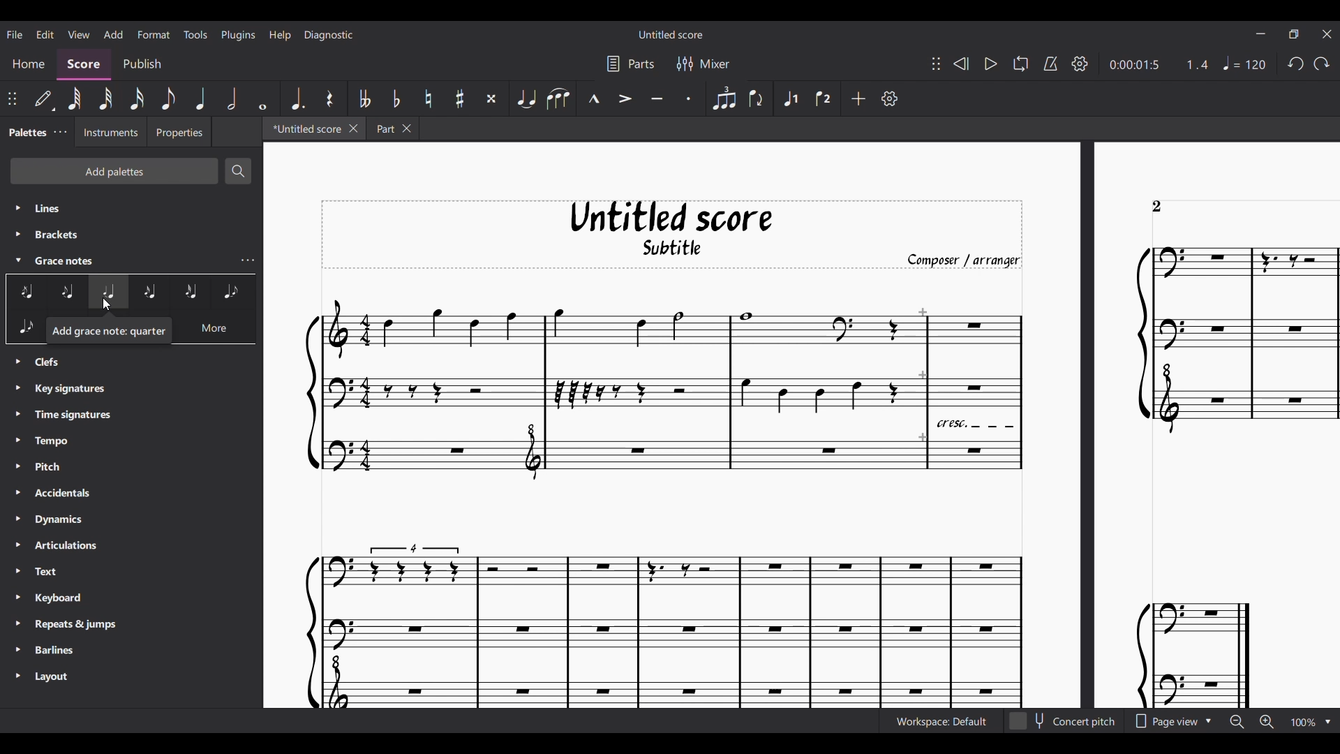 Image resolution: width=1340 pixels, height=754 pixels. What do you see at coordinates (941, 721) in the screenshot?
I see `Current workspace setting` at bounding box center [941, 721].